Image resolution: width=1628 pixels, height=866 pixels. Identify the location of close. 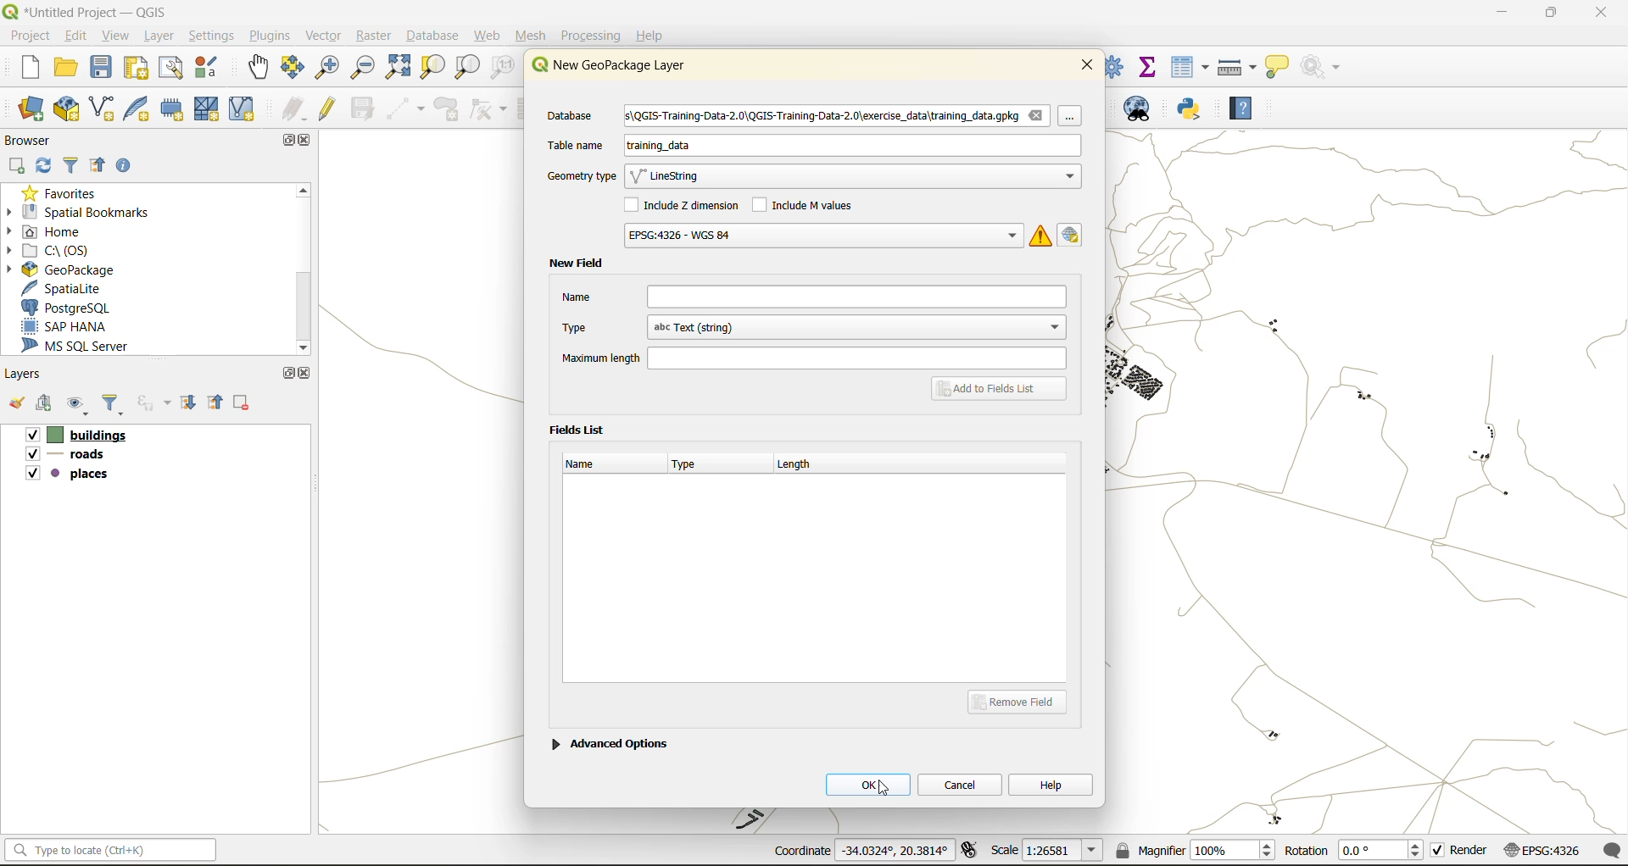
(305, 373).